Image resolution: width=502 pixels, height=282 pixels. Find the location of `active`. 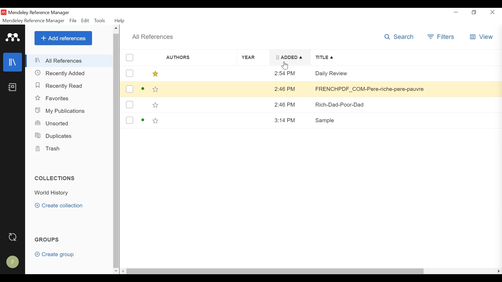

active is located at coordinates (143, 120).